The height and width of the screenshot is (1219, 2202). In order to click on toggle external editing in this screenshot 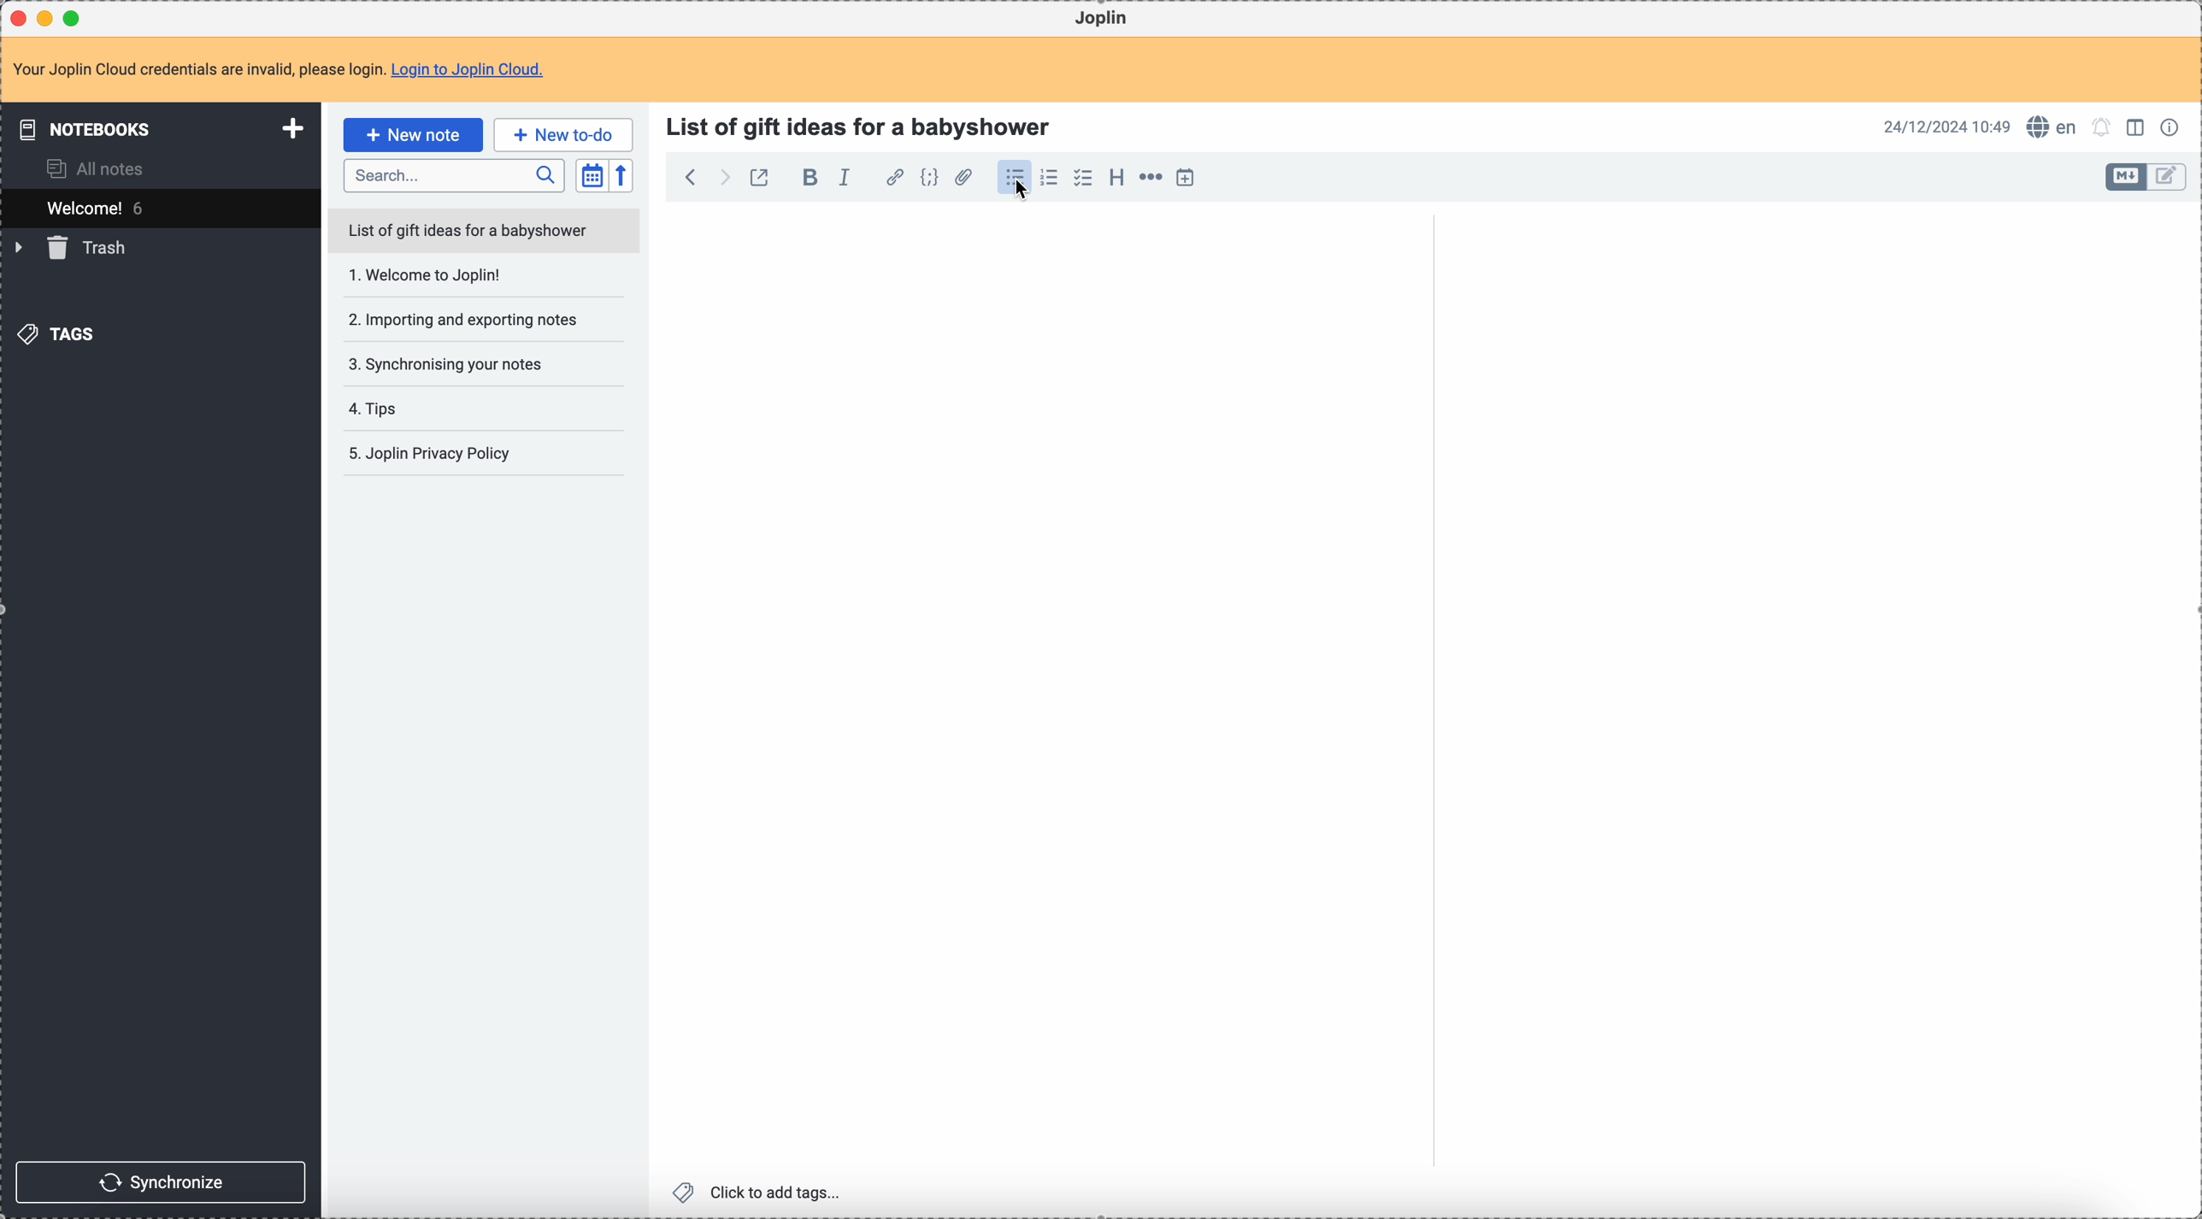, I will do `click(758, 177)`.